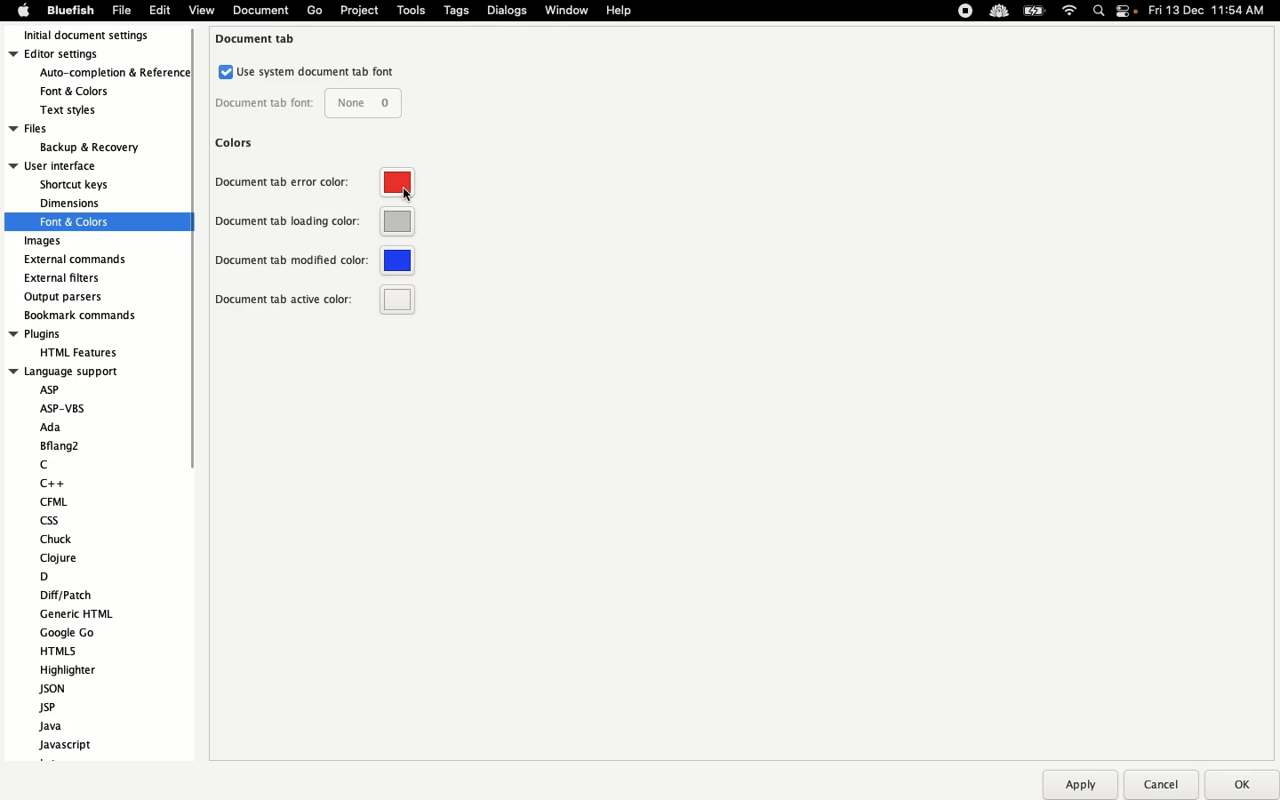 The width and height of the screenshot is (1280, 800). What do you see at coordinates (1160, 784) in the screenshot?
I see `Cancel` at bounding box center [1160, 784].